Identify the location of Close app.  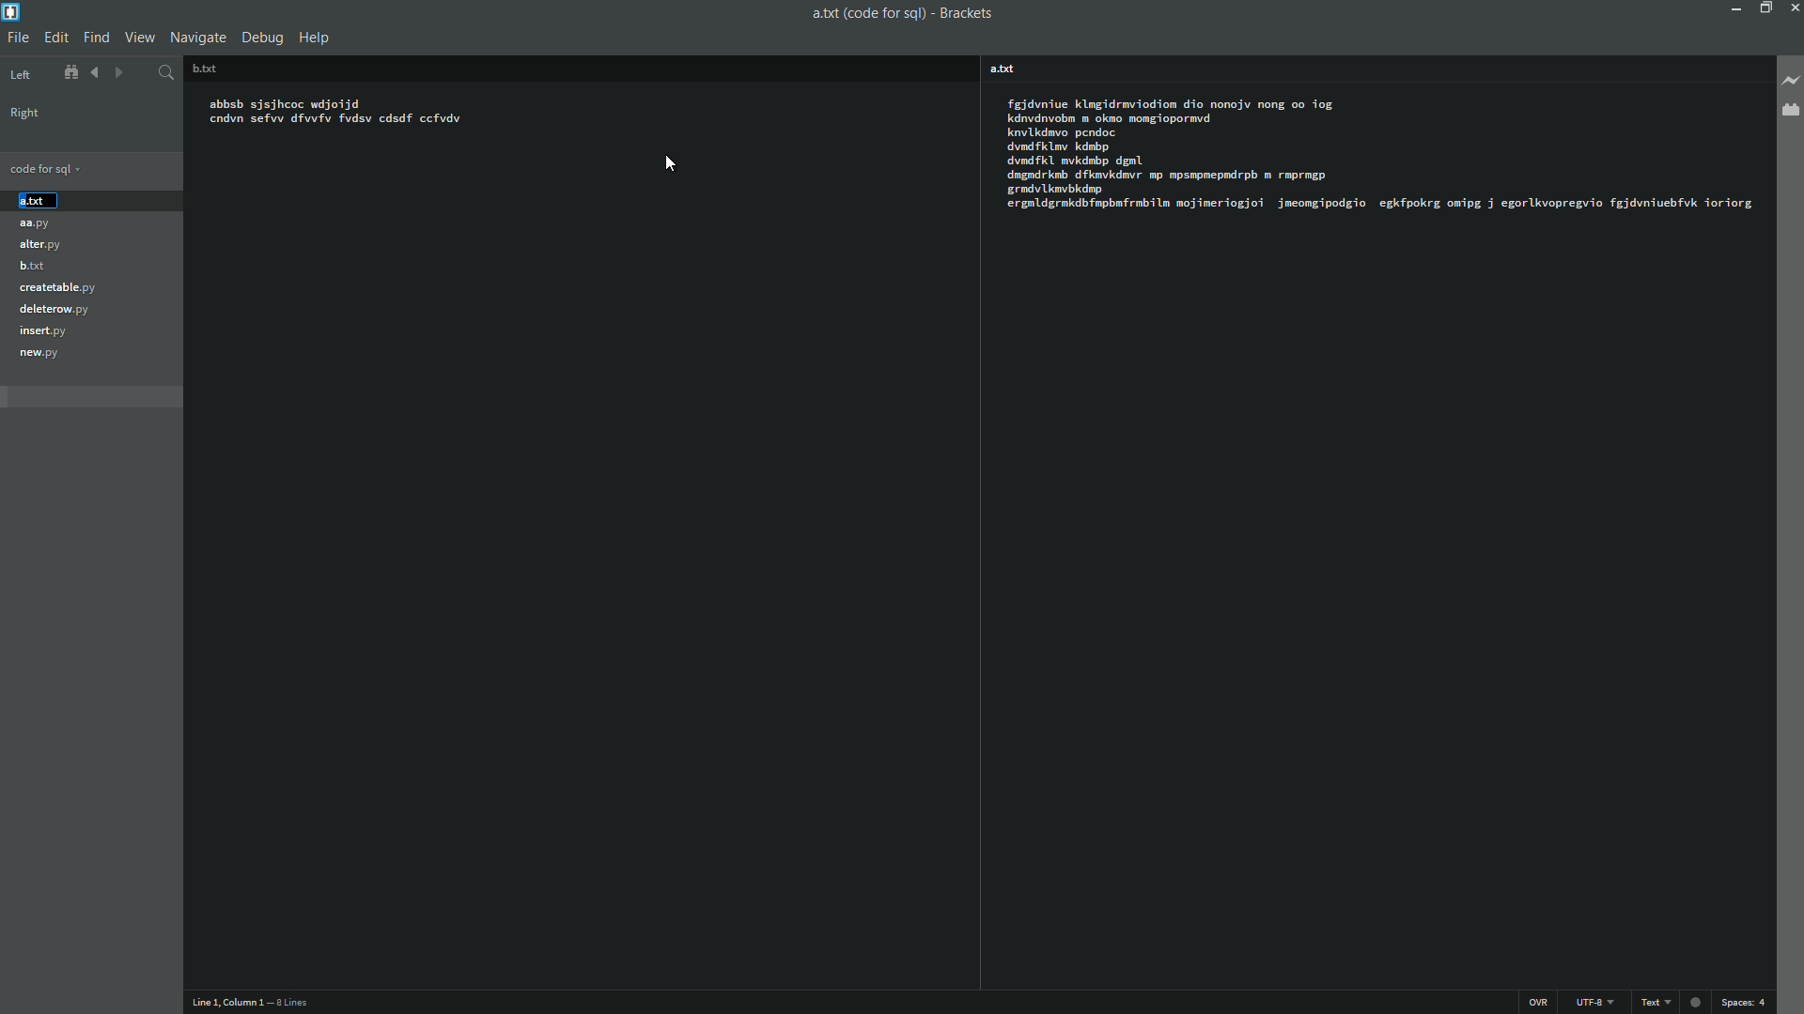
(1793, 8).